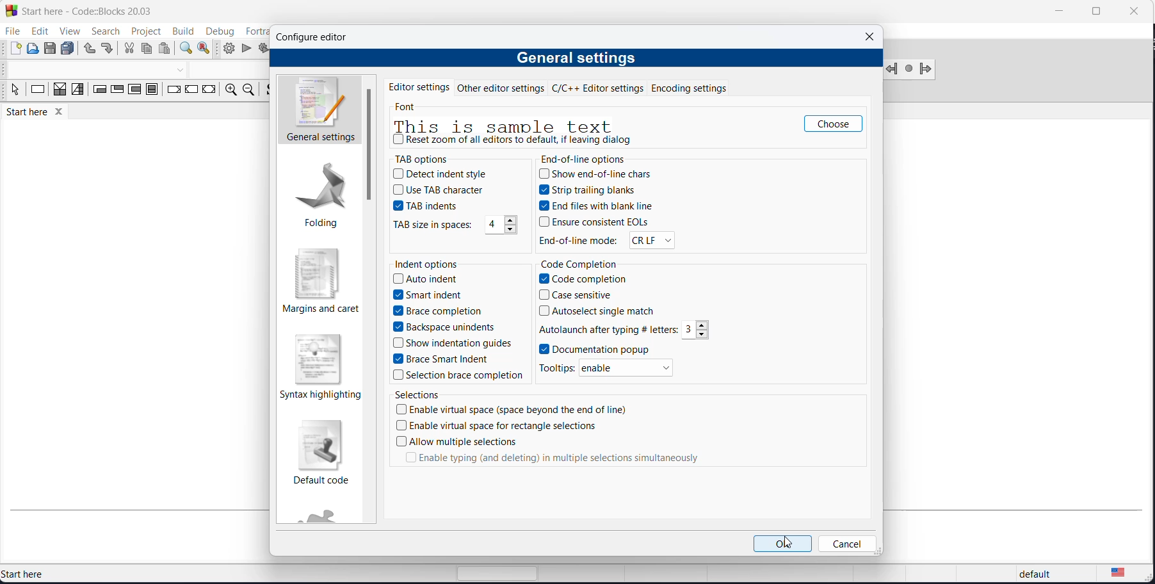 The width and height of the screenshot is (1155, 584). Describe the element at coordinates (268, 92) in the screenshot. I see `source comments` at that location.